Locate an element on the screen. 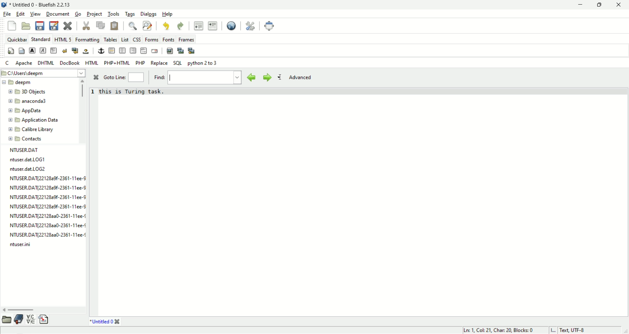  I... Text, UTF-8 is located at coordinates (568, 329).